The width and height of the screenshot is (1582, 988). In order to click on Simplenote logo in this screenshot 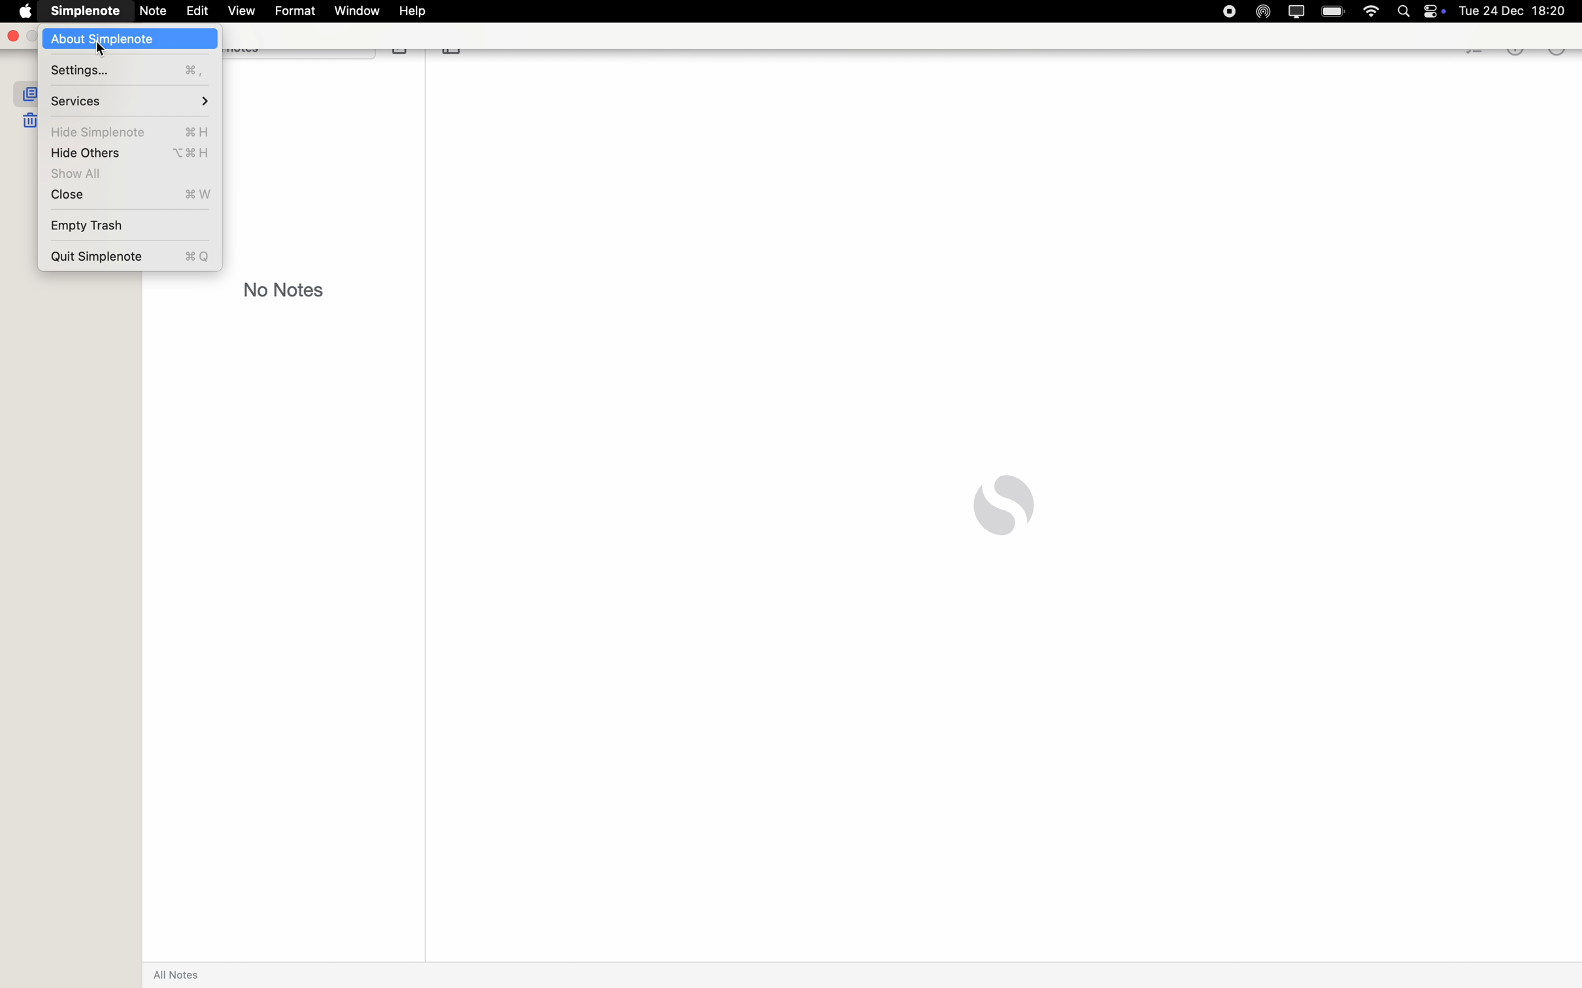, I will do `click(1003, 505)`.